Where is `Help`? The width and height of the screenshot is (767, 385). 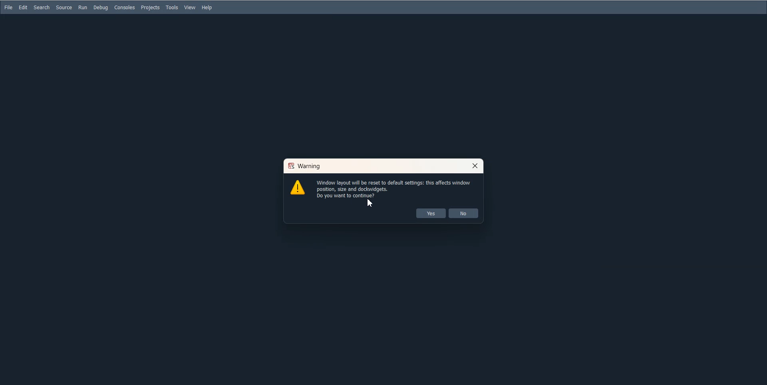
Help is located at coordinates (207, 7).